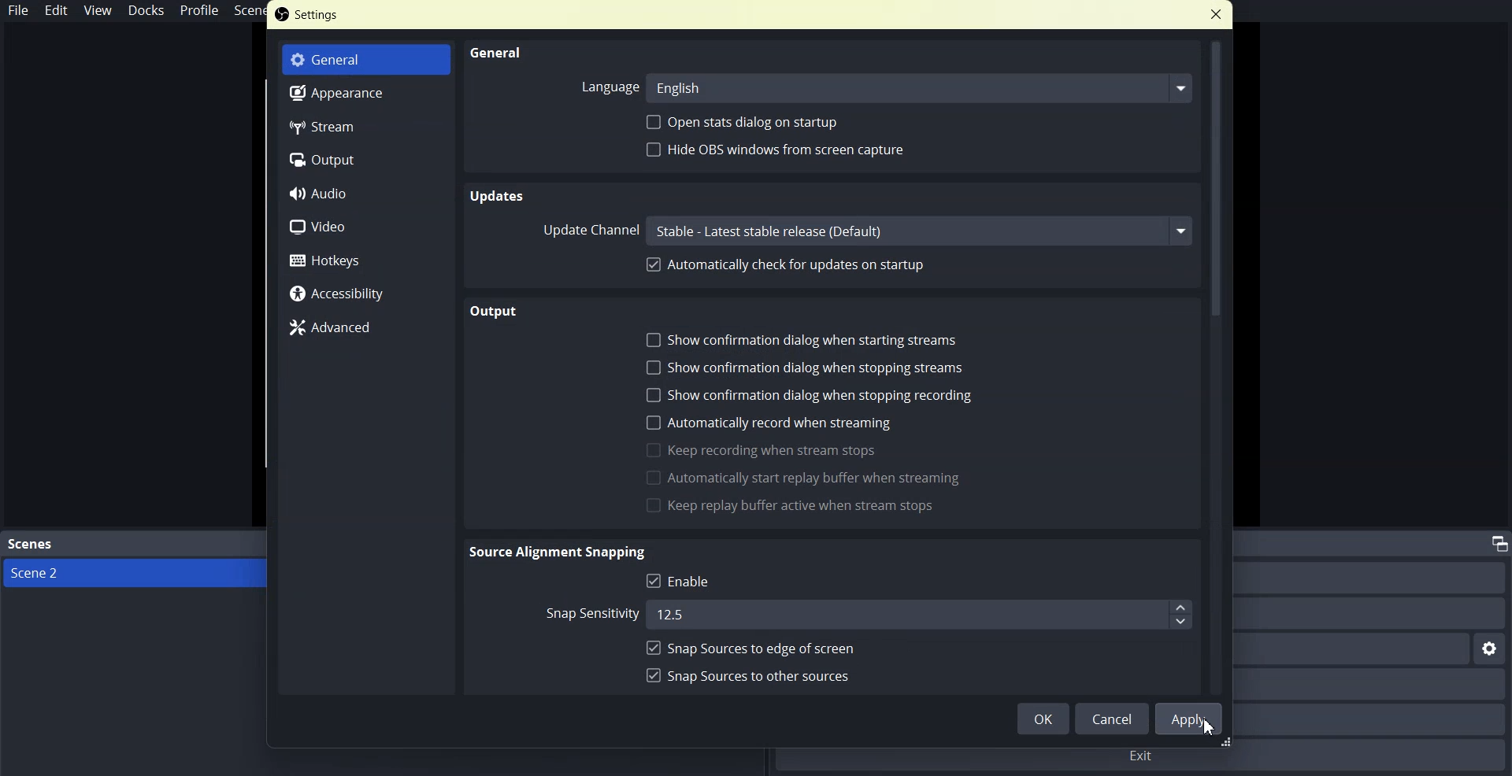 This screenshot has height=776, width=1512. What do you see at coordinates (810, 394) in the screenshot?
I see `Show confirmation dialogue when stopping recording` at bounding box center [810, 394].